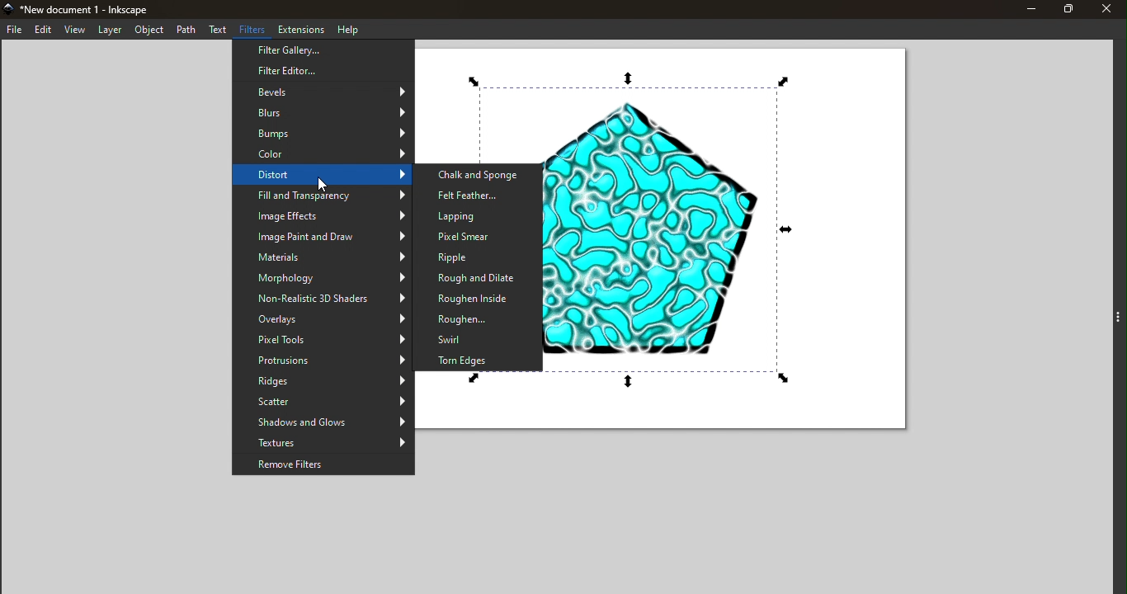  What do you see at coordinates (1107, 309) in the screenshot?
I see `Toggle command panel` at bounding box center [1107, 309].